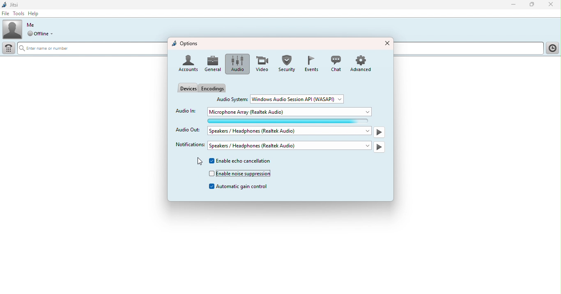 This screenshot has height=294, width=561. I want to click on Notifications, so click(188, 145).